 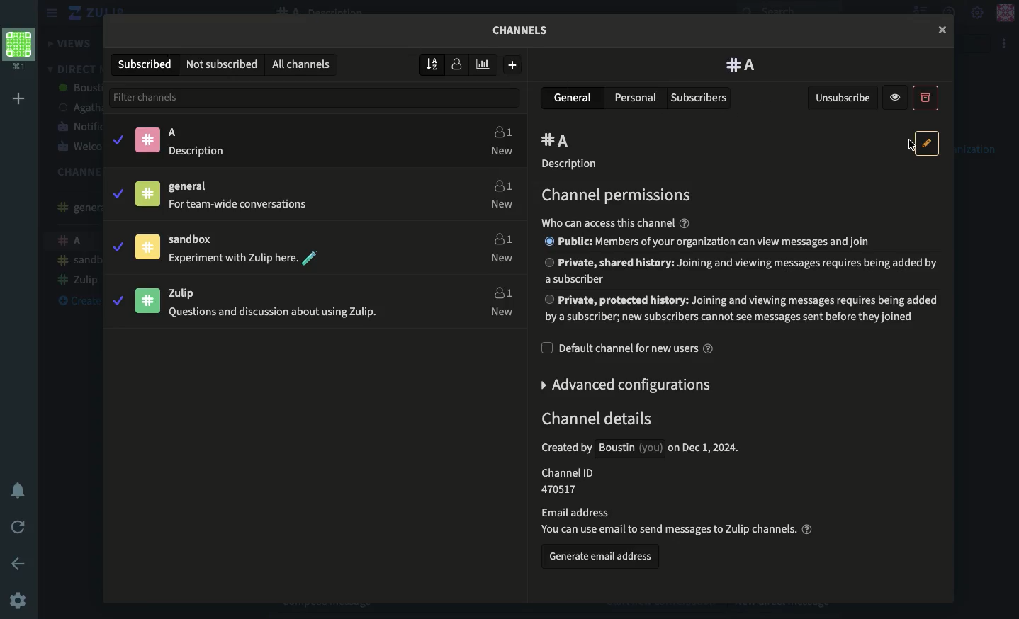 What do you see at coordinates (223, 251) in the screenshot?
I see `Sandbox` at bounding box center [223, 251].